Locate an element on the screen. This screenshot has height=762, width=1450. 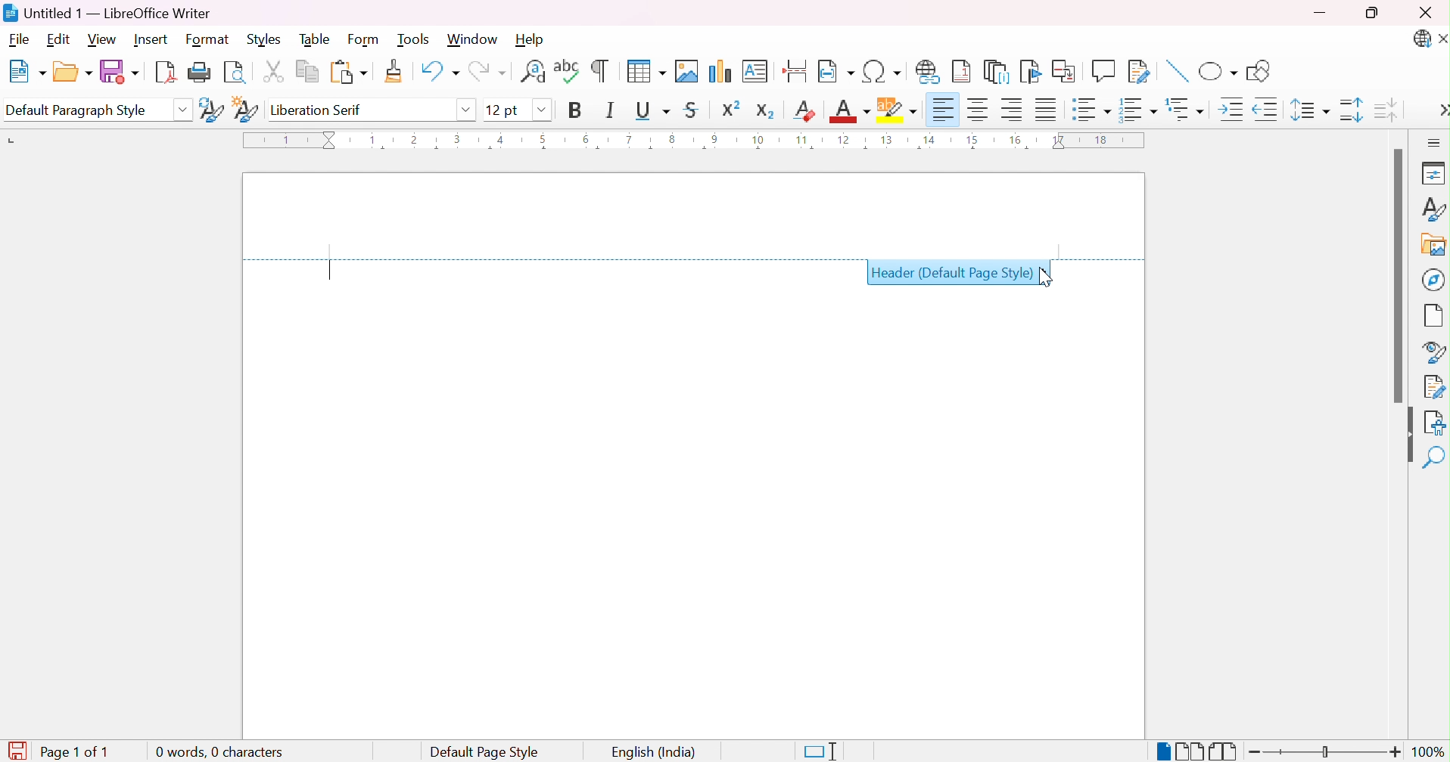
Cut is located at coordinates (275, 70).